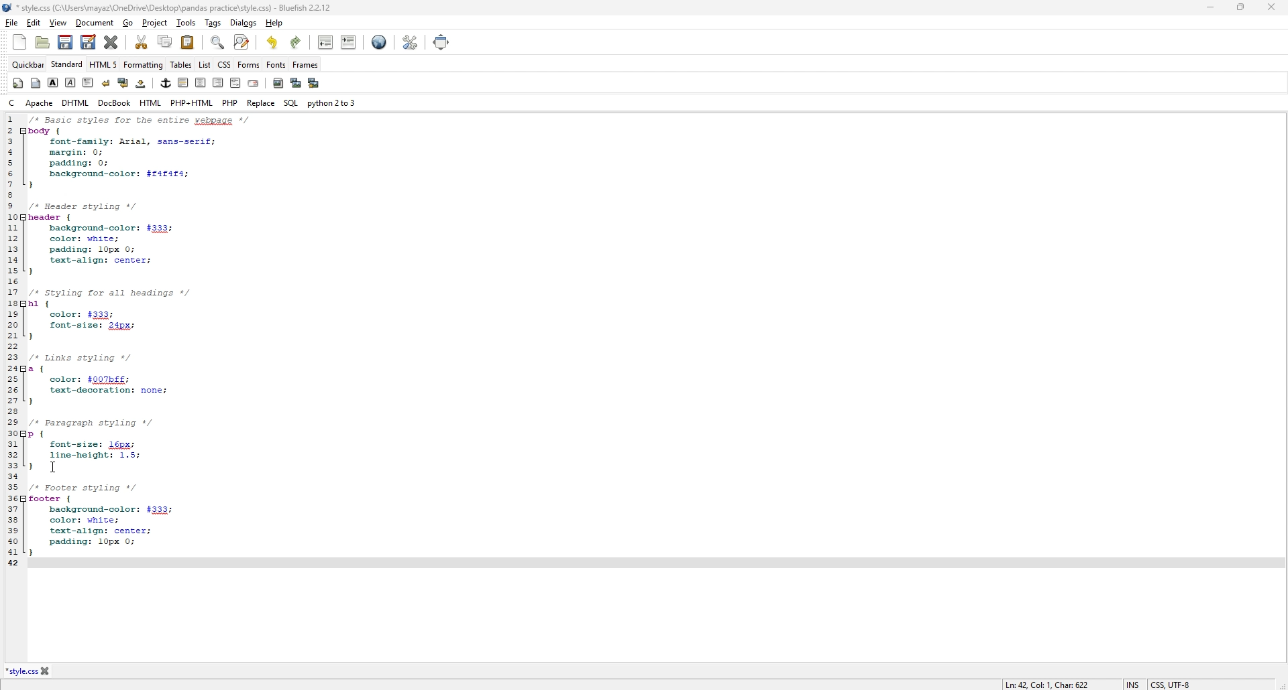 The width and height of the screenshot is (1288, 690). I want to click on project, so click(155, 23).